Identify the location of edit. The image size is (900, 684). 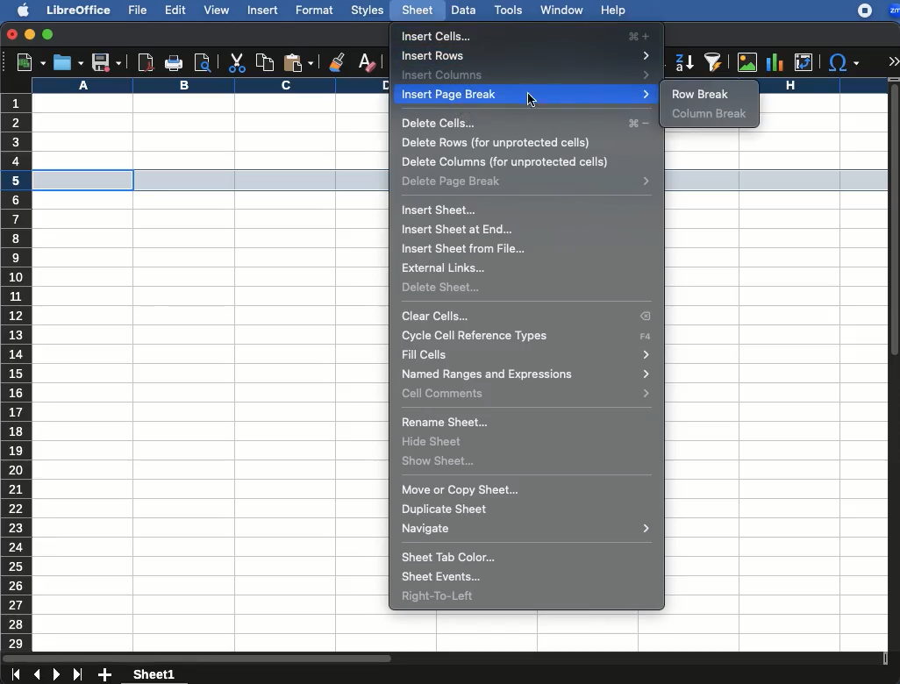
(175, 11).